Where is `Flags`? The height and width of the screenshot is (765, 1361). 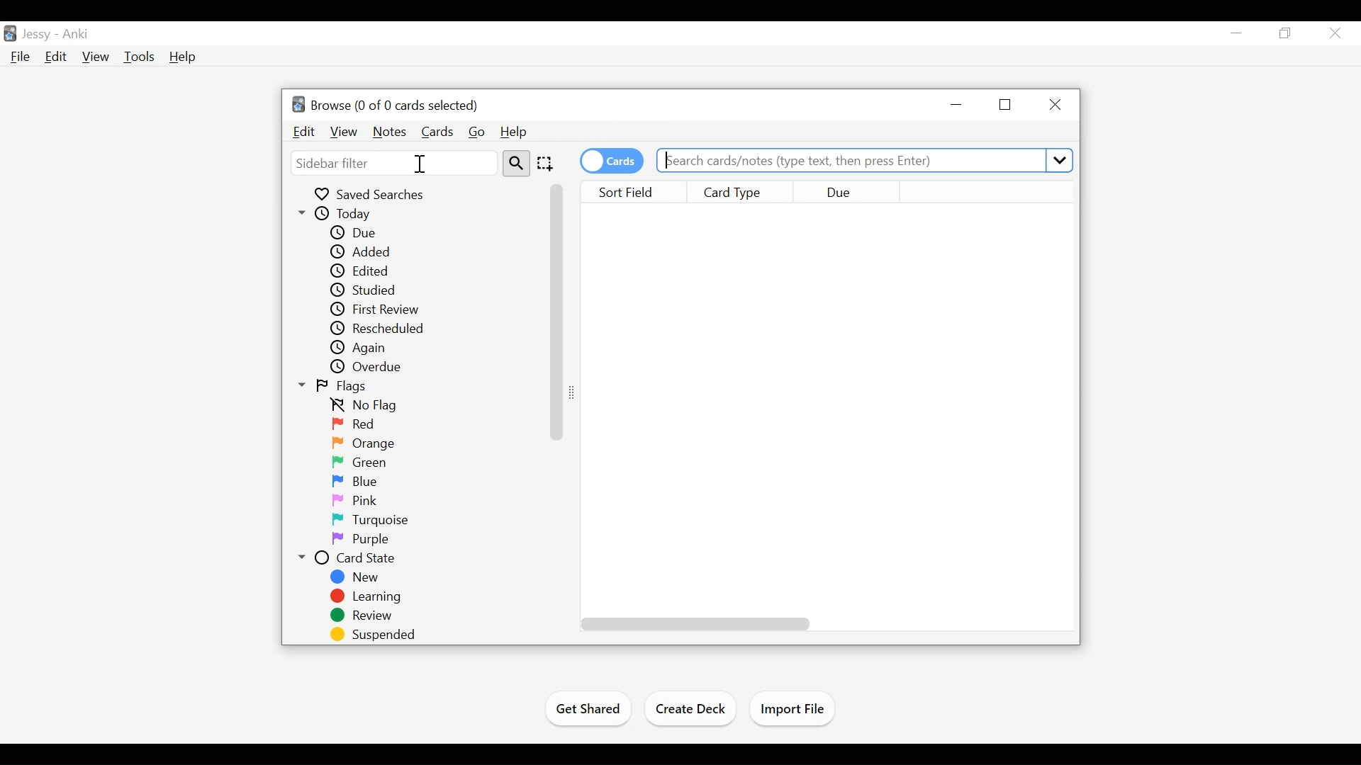
Flags is located at coordinates (335, 386).